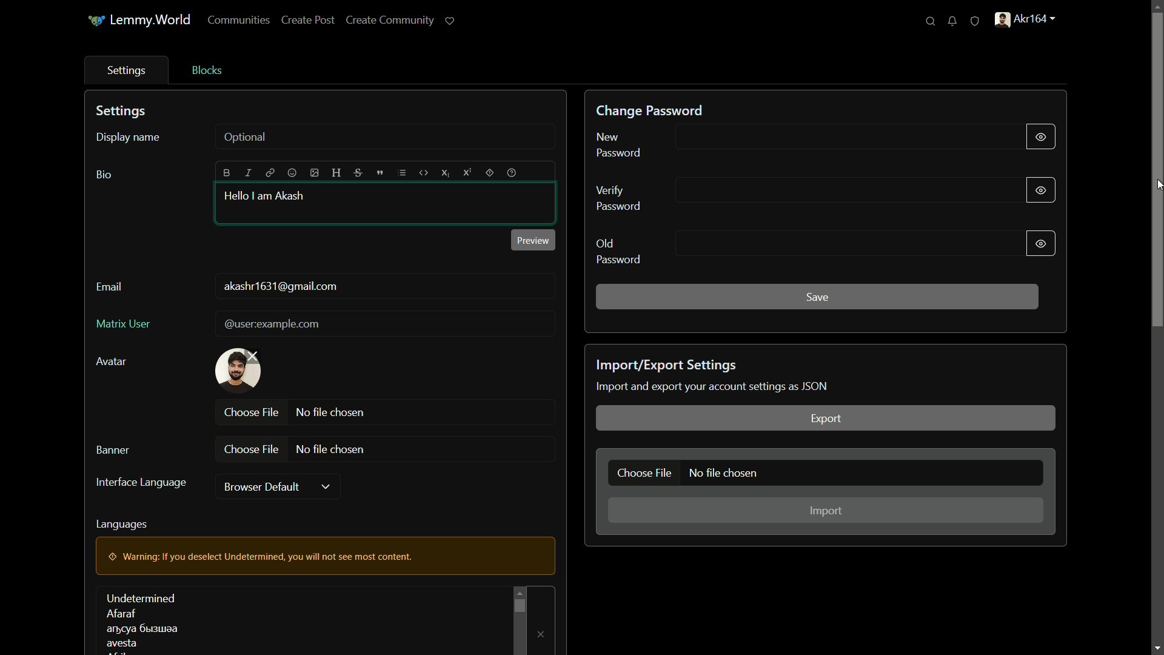 This screenshot has height=655, width=1164. What do you see at coordinates (267, 196) in the screenshot?
I see `hello i am akash` at bounding box center [267, 196].